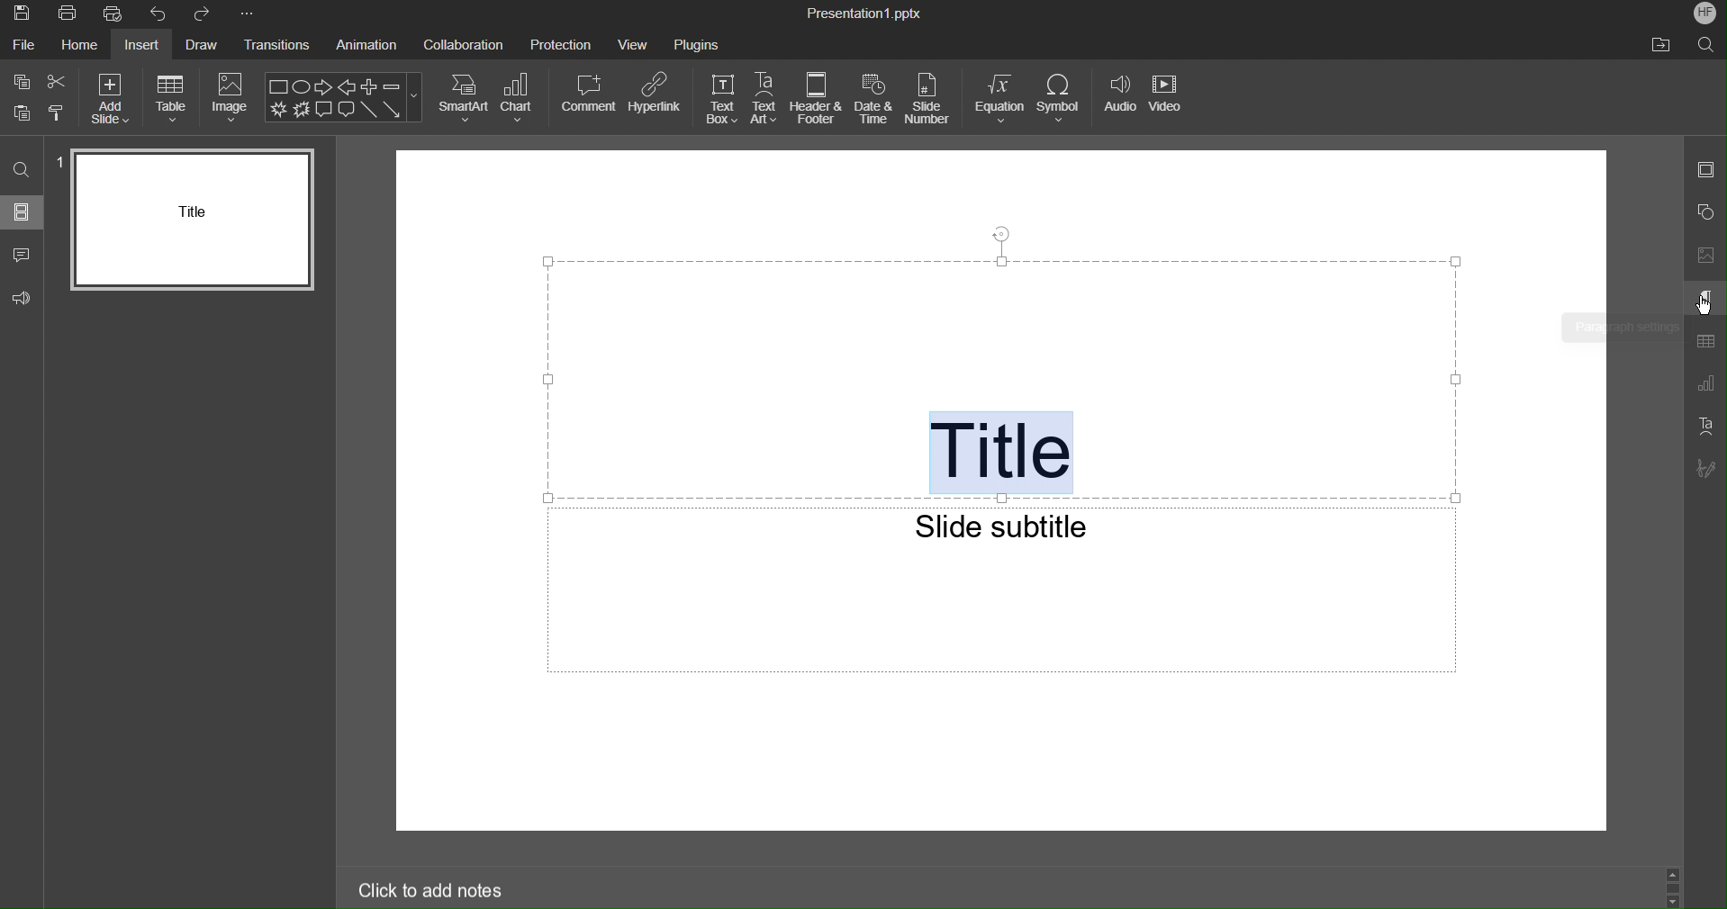  Describe the element at coordinates (999, 523) in the screenshot. I see `Slide subtitle` at that location.